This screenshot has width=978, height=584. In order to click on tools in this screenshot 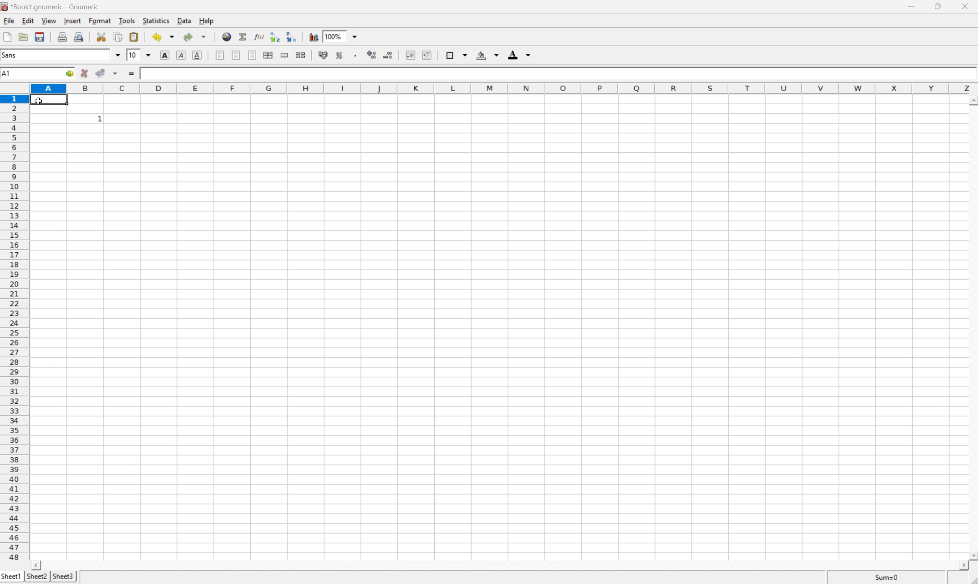, I will do `click(127, 21)`.